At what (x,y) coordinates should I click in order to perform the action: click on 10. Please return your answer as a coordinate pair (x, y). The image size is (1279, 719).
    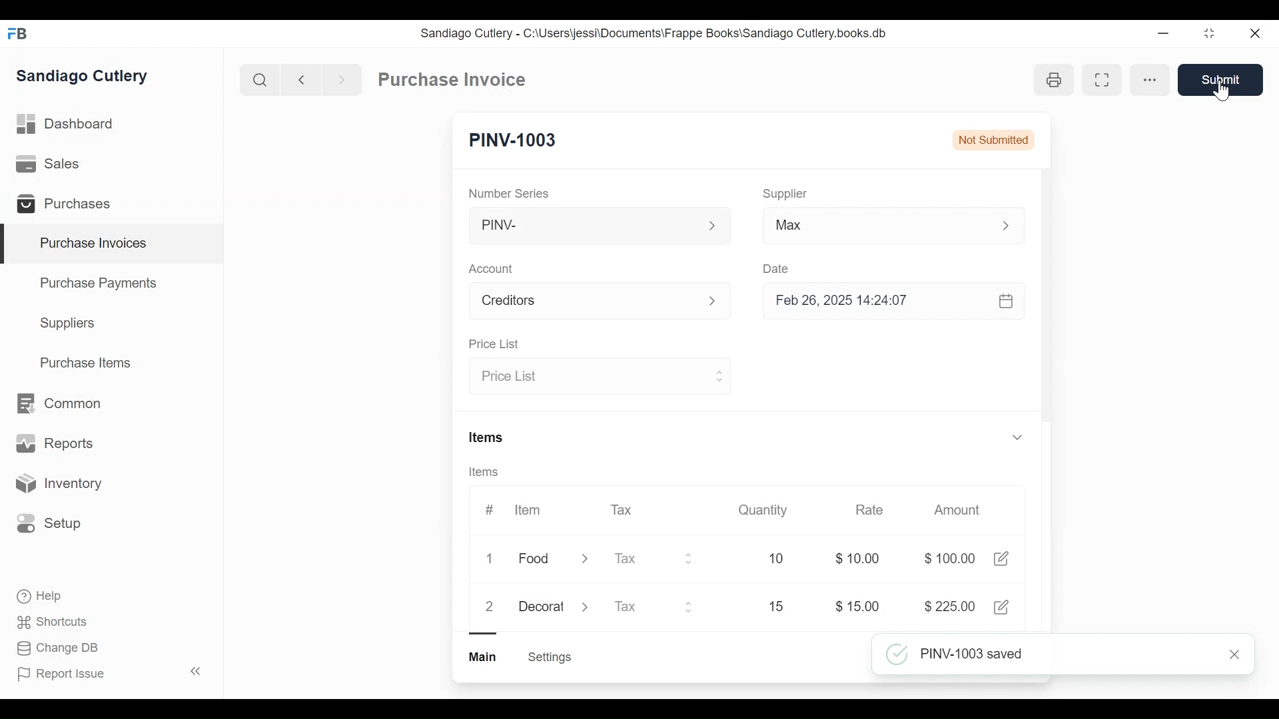
    Looking at the image, I should click on (761, 559).